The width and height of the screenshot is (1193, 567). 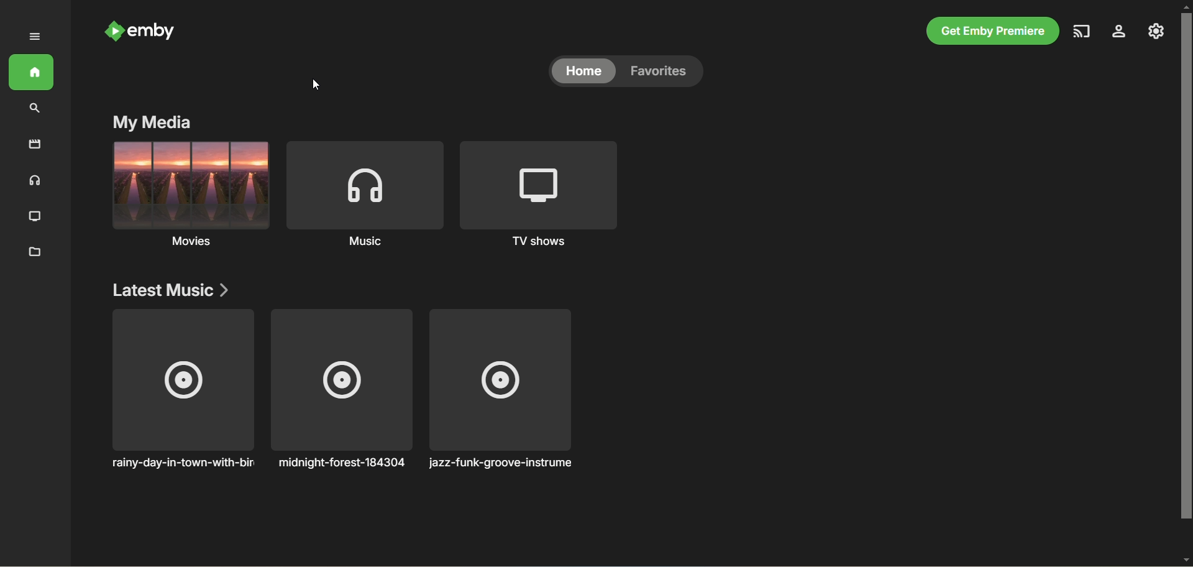 I want to click on search, so click(x=32, y=107).